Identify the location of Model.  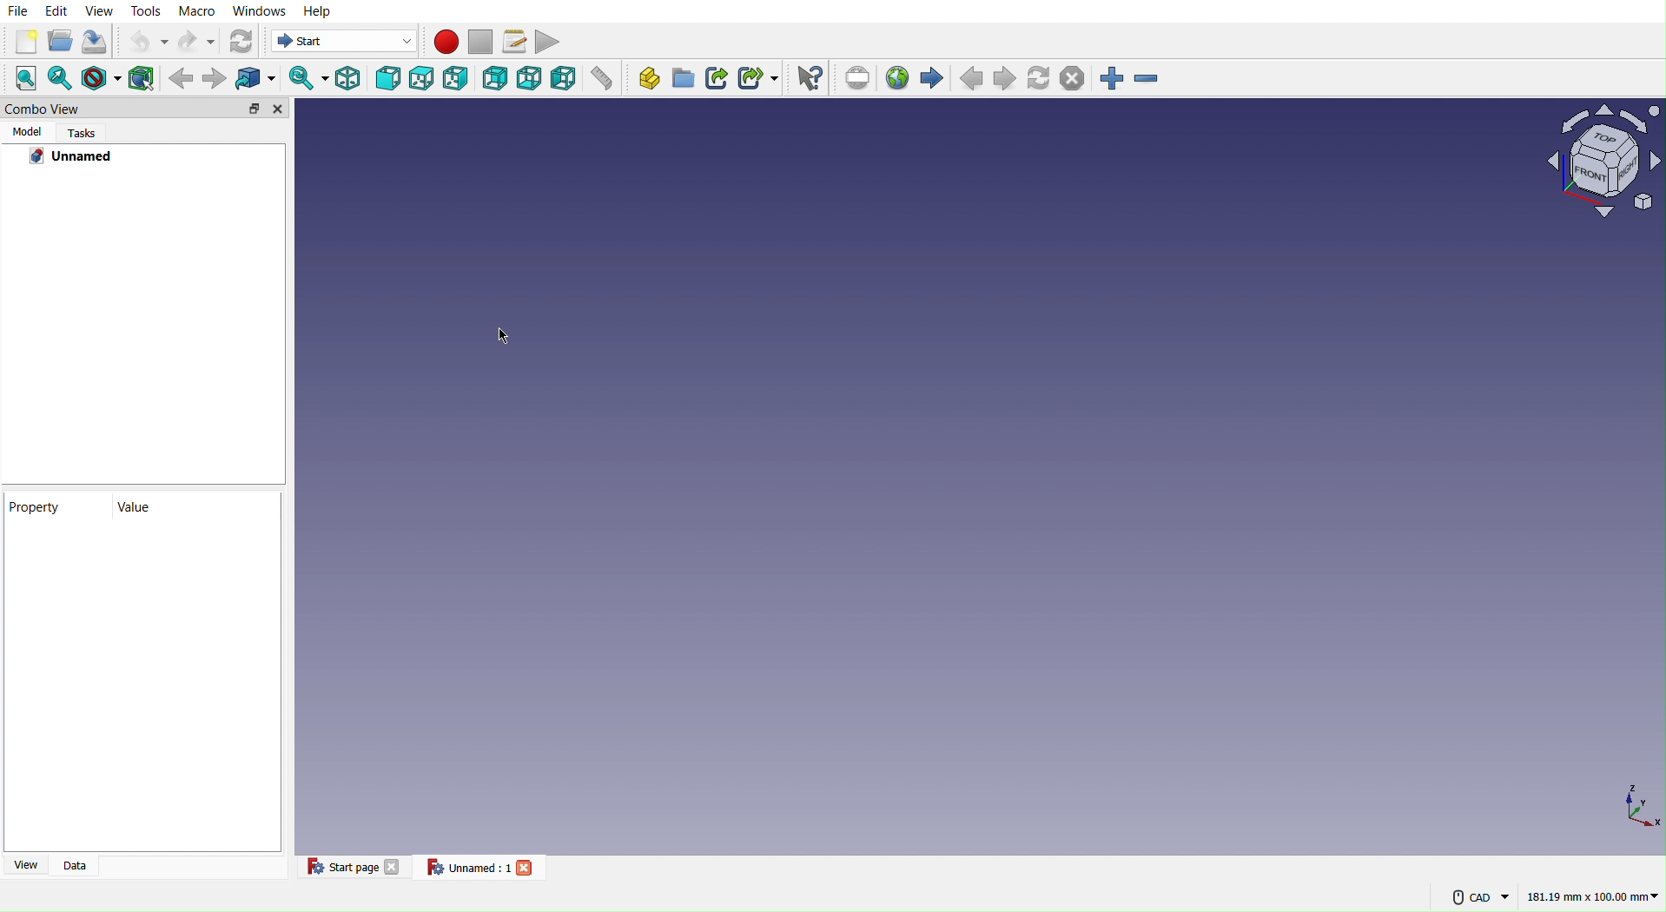
(27, 132).